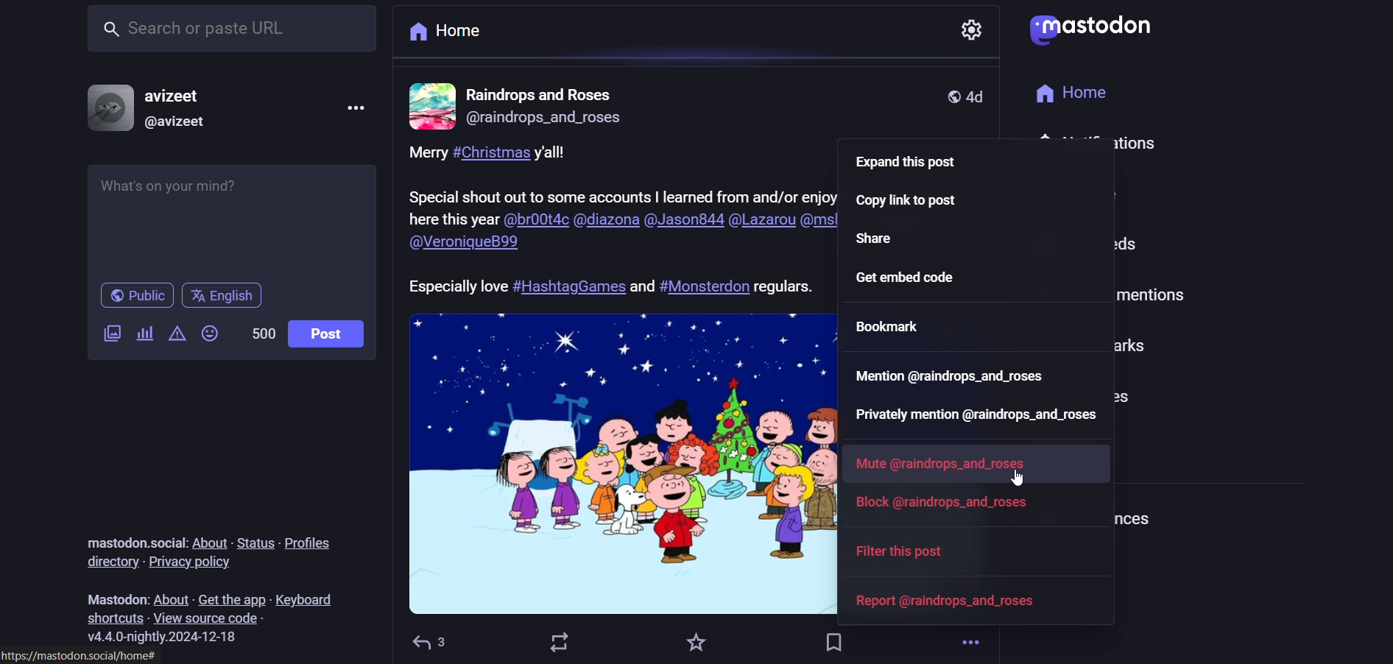 Image resolution: width=1393 pixels, height=664 pixels. Describe the element at coordinates (178, 333) in the screenshot. I see `content warning` at that location.